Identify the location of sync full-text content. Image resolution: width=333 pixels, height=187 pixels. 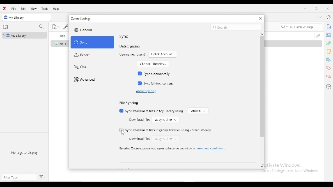
(159, 84).